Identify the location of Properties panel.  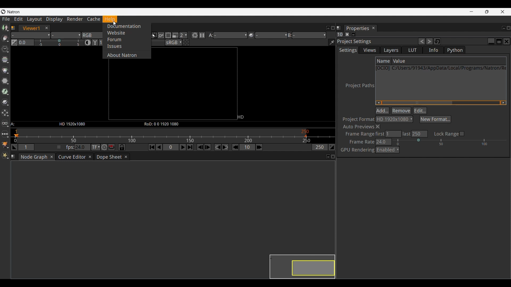
(357, 28).